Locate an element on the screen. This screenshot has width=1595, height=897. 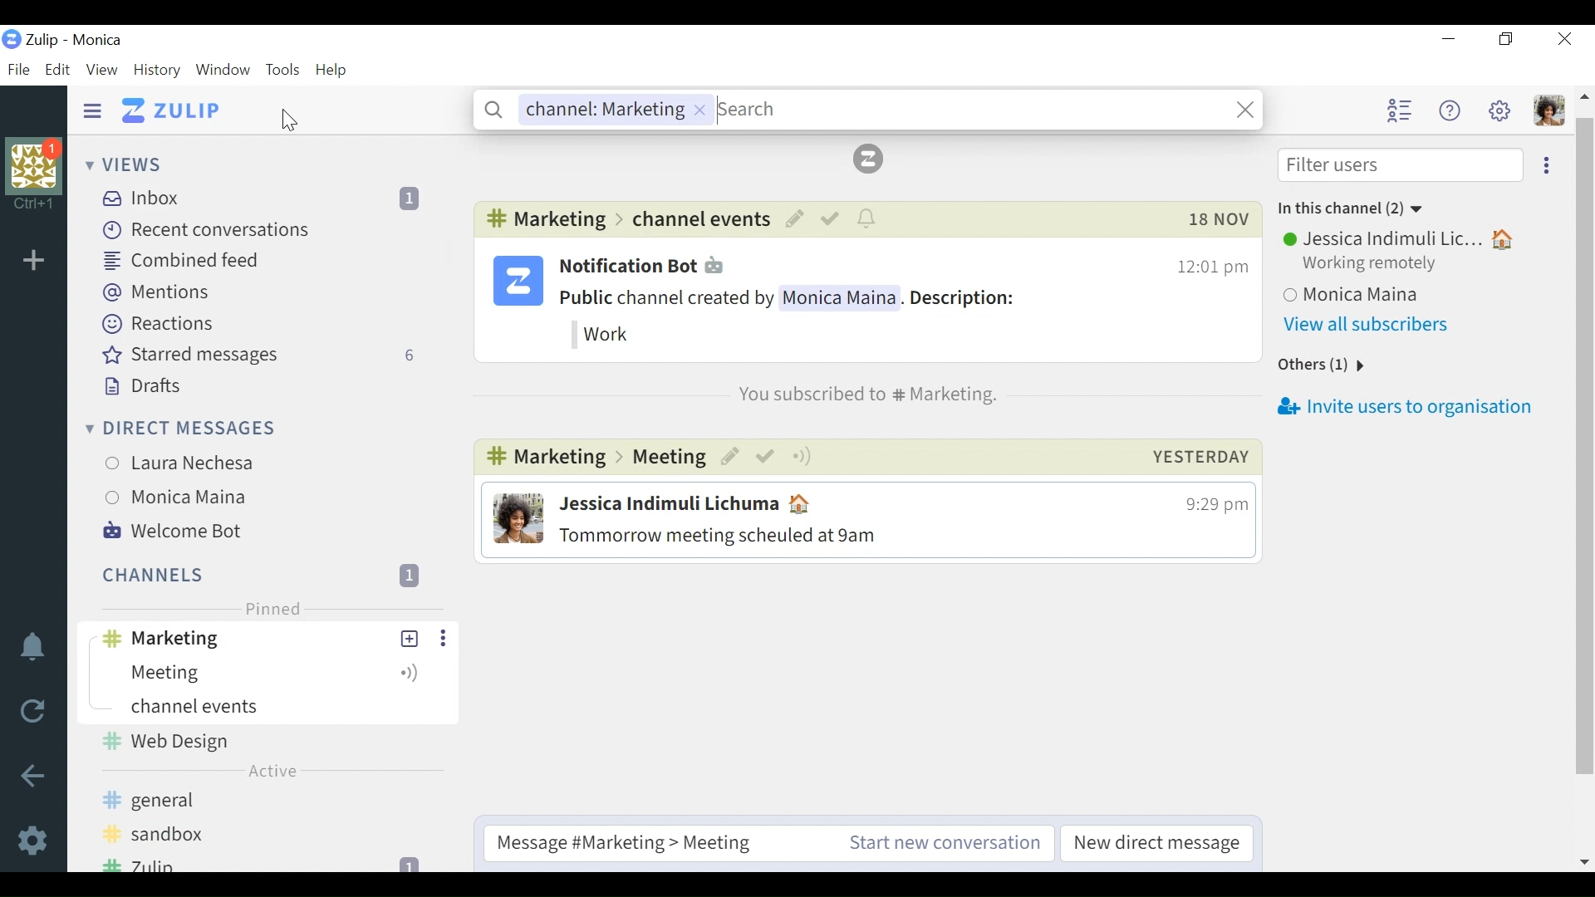
Filter Users is located at coordinates (1396, 165).